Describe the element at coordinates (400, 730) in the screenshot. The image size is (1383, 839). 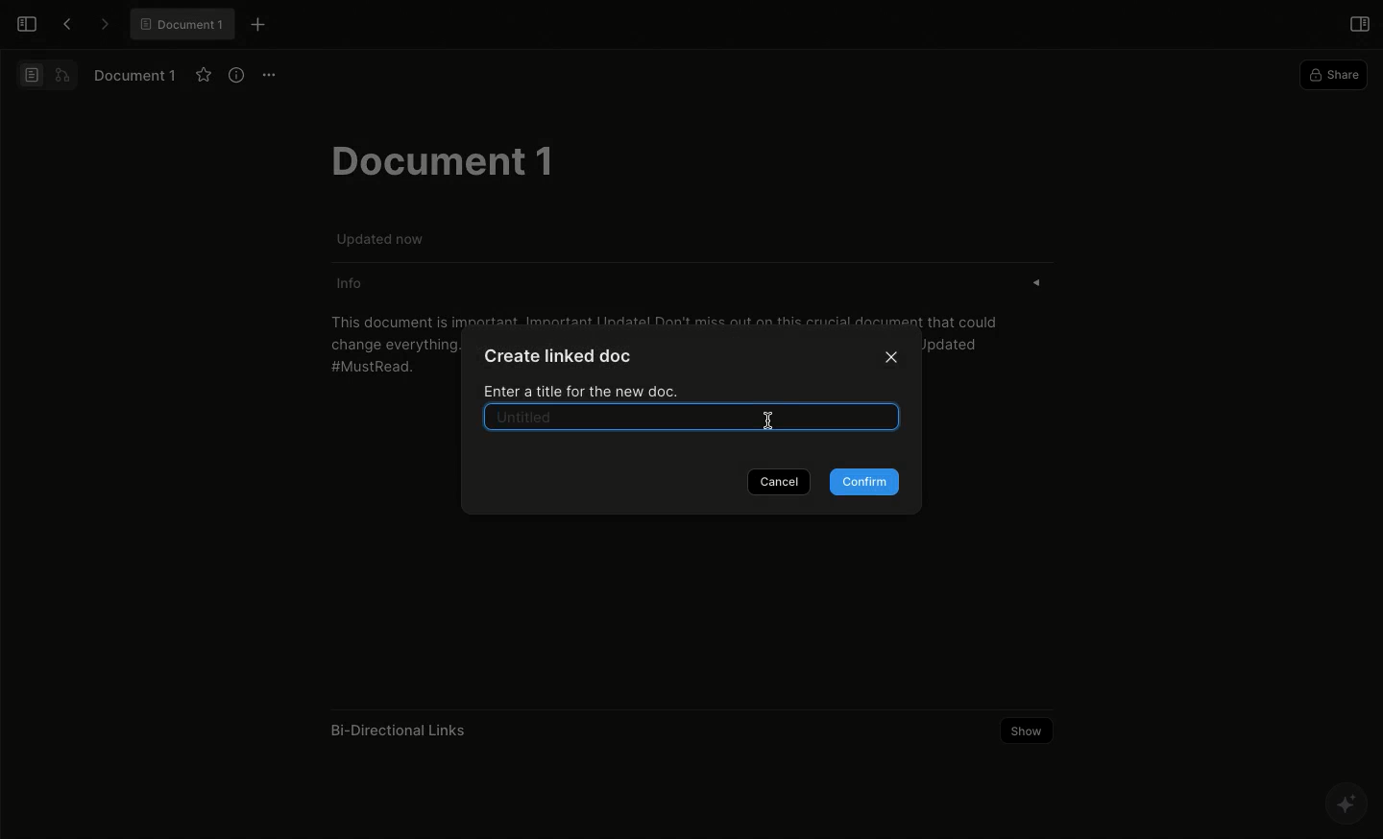
I see `Bi-Directional Links` at that location.